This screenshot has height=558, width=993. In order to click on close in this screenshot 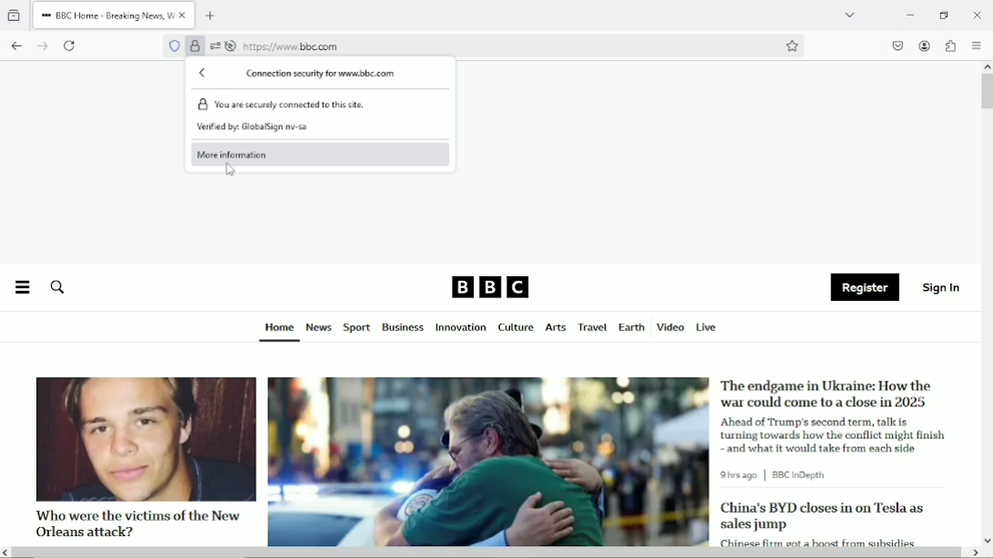, I will do `click(977, 14)`.